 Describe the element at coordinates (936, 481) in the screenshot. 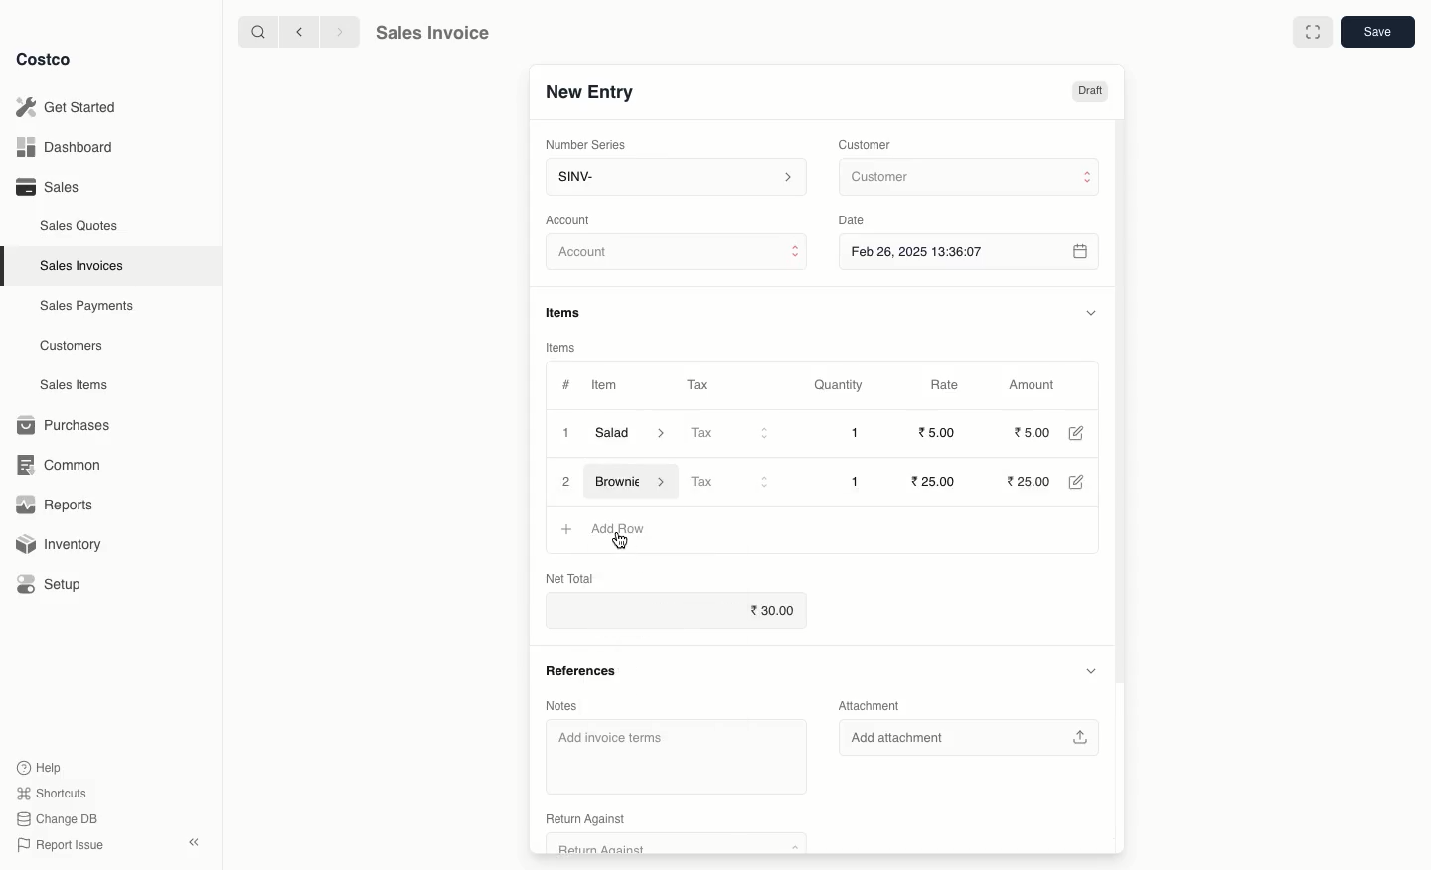

I see `25.00` at that location.